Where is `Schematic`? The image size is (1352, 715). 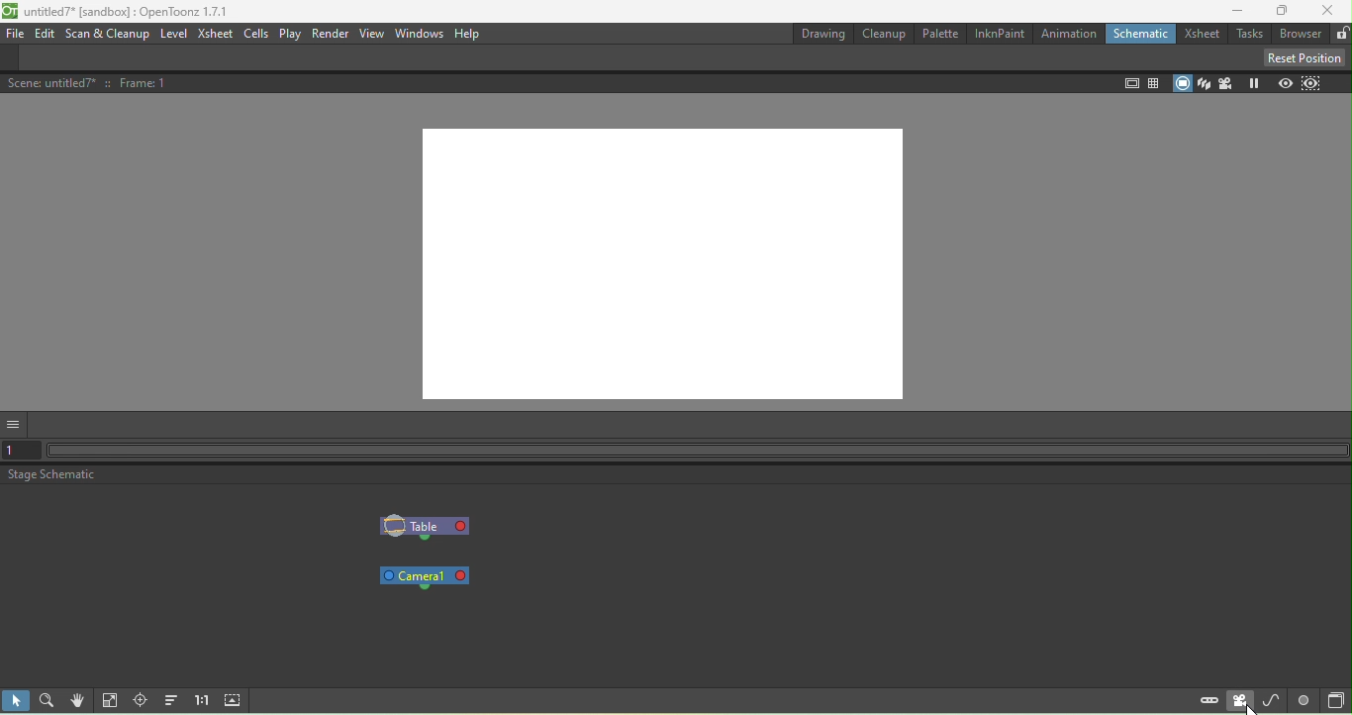
Schematic is located at coordinates (1141, 35).